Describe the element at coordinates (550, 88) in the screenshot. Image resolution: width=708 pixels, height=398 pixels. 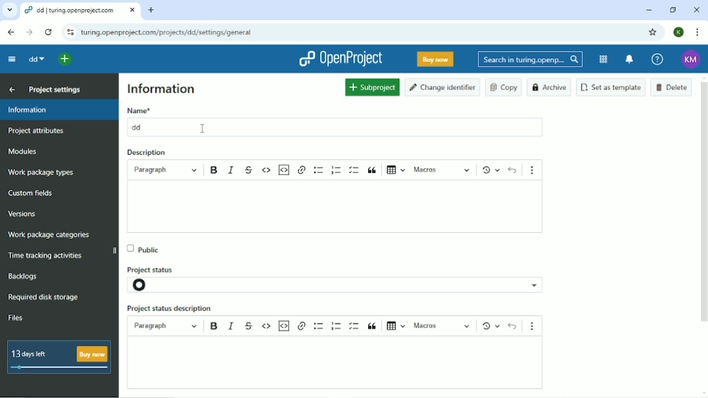
I see `Archive` at that location.